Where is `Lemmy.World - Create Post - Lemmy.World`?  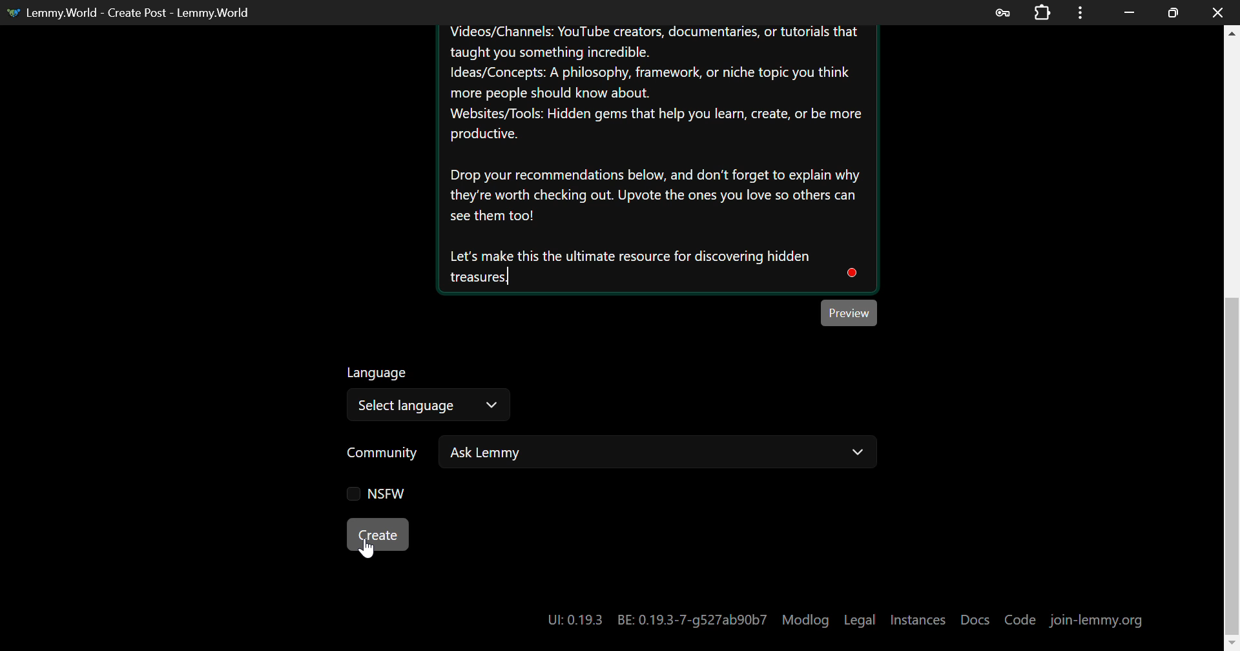
Lemmy.World - Create Post - Lemmy.World is located at coordinates (133, 12).